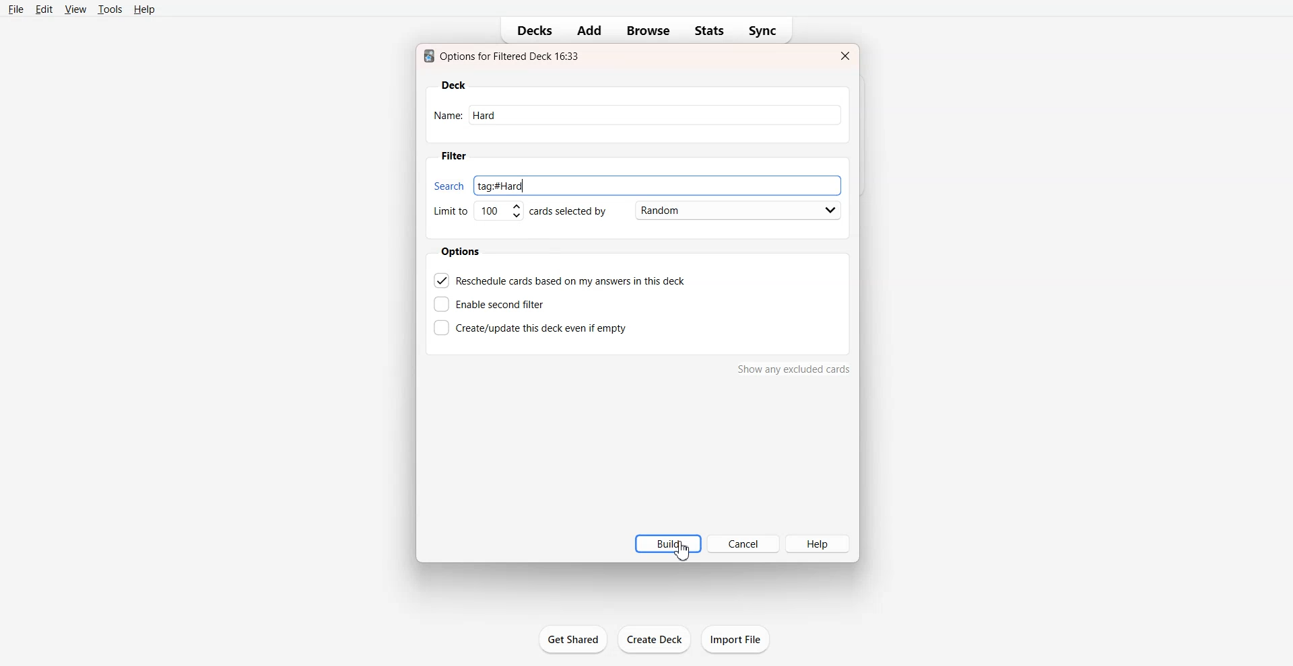 The image size is (1293, 666). What do you see at coordinates (504, 56) in the screenshot?
I see `Text` at bounding box center [504, 56].